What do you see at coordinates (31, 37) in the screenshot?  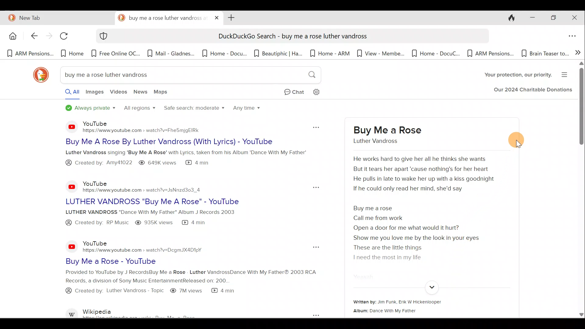 I see `Back` at bounding box center [31, 37].